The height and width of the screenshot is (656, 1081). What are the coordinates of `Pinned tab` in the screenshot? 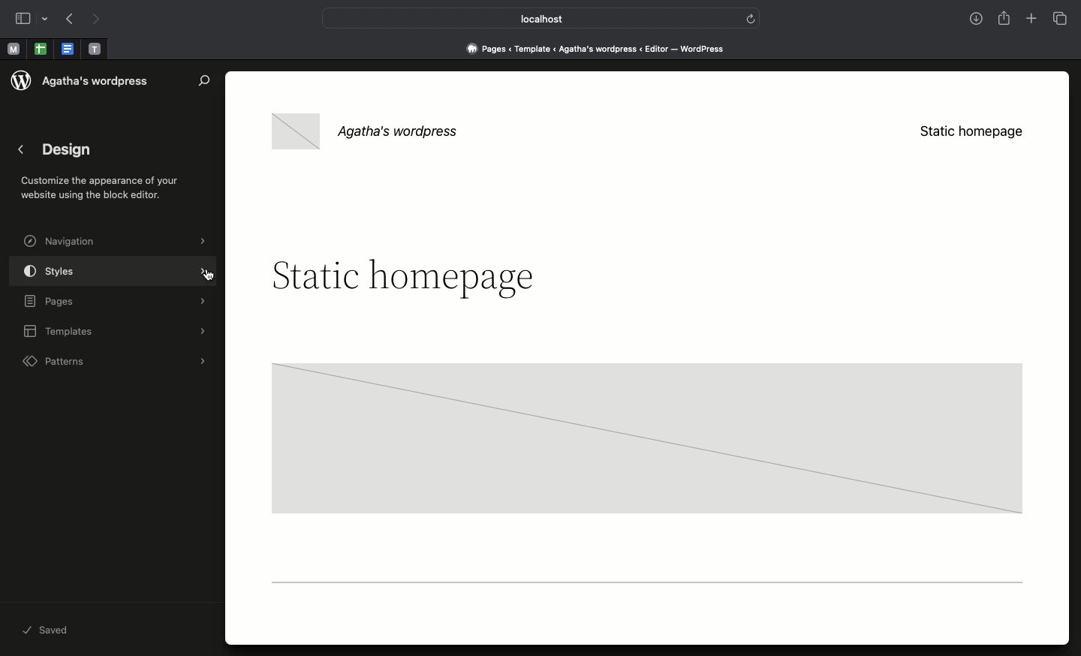 It's located at (41, 50).